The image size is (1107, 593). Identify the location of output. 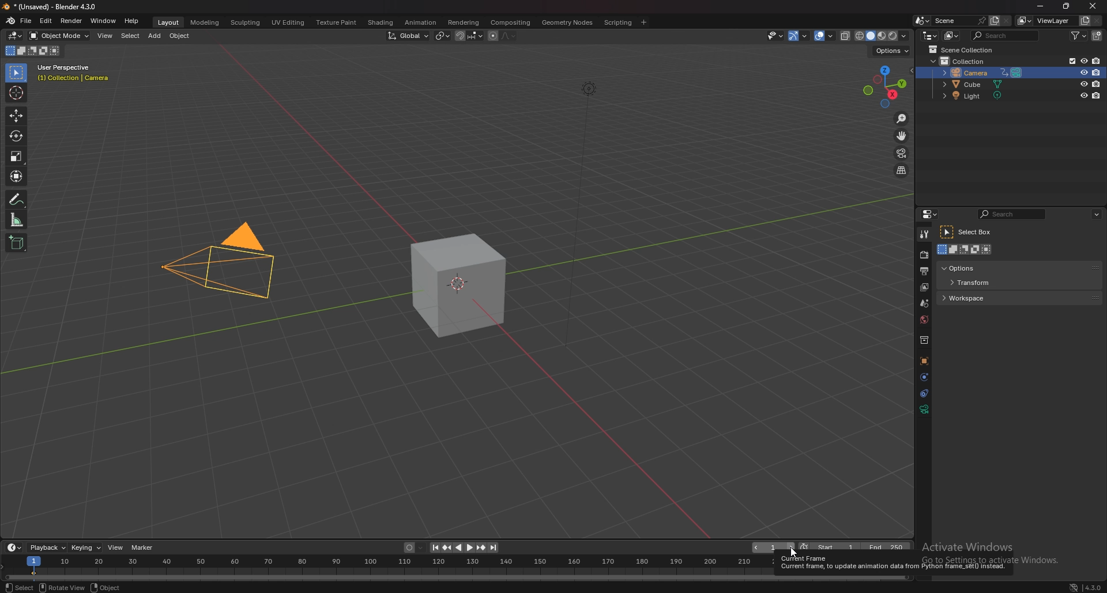
(925, 271).